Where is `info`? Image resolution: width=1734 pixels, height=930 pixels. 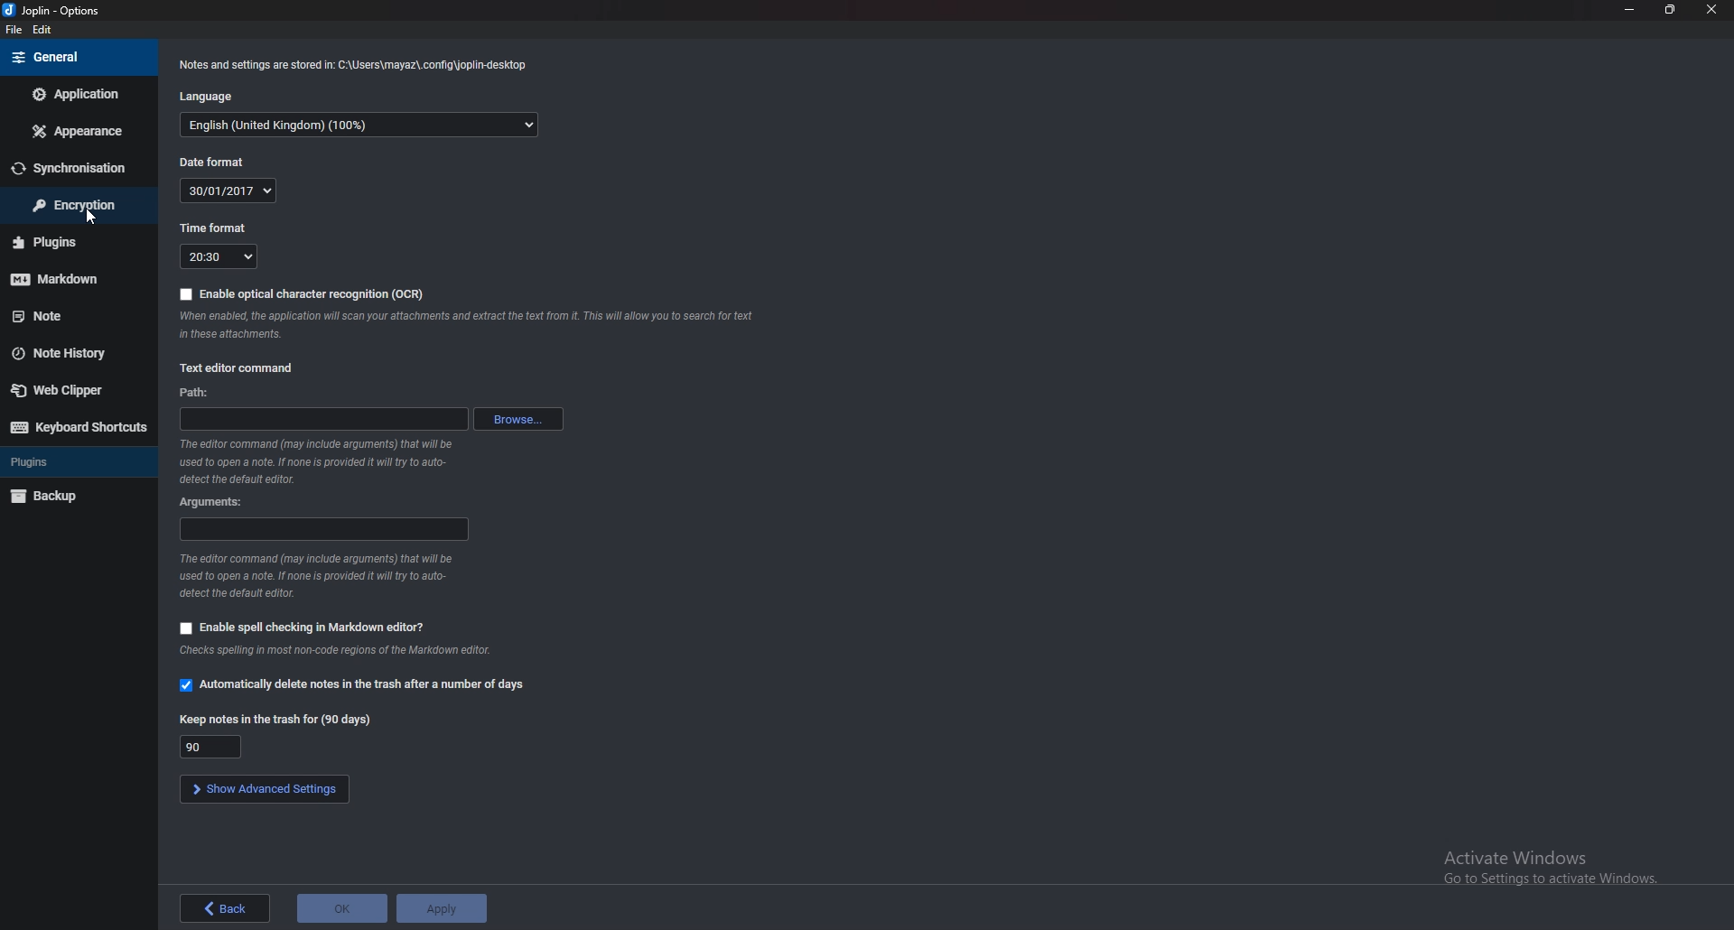 info is located at coordinates (321, 576).